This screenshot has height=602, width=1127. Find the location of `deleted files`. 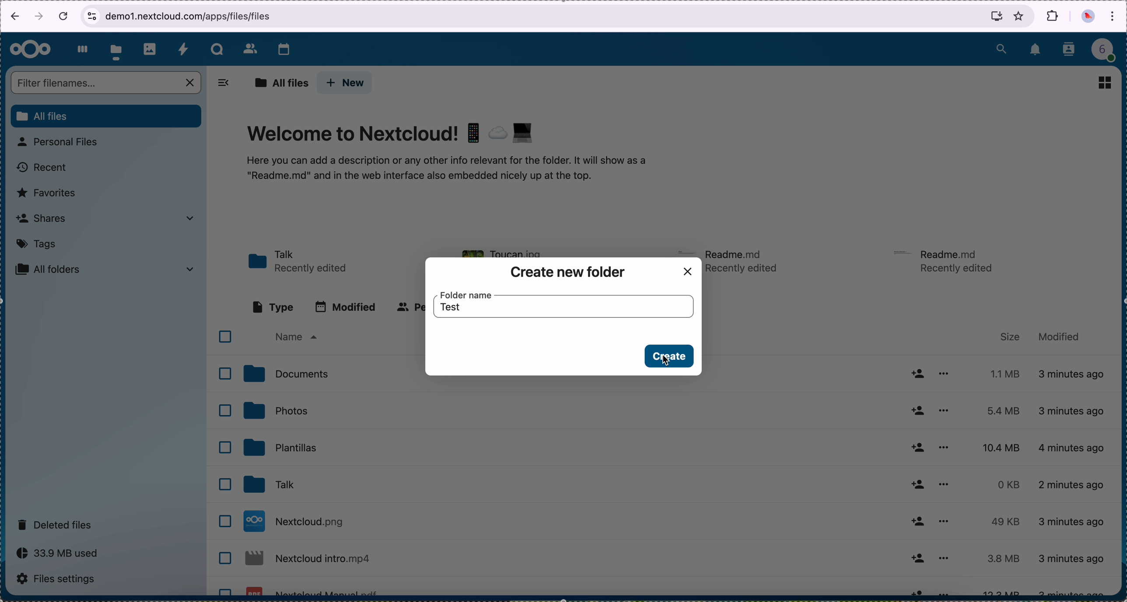

deleted files is located at coordinates (56, 524).